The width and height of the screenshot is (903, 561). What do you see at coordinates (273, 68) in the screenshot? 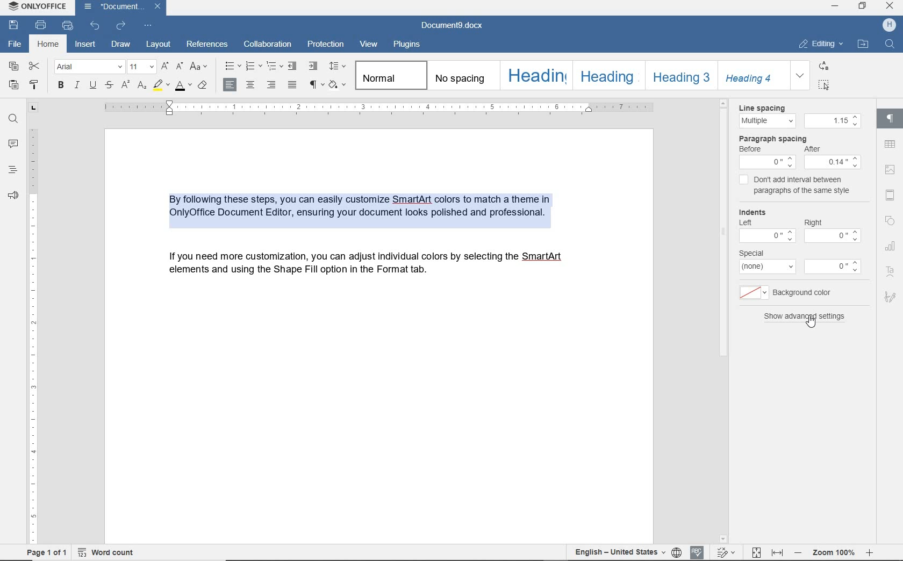
I see `multilevel list` at bounding box center [273, 68].